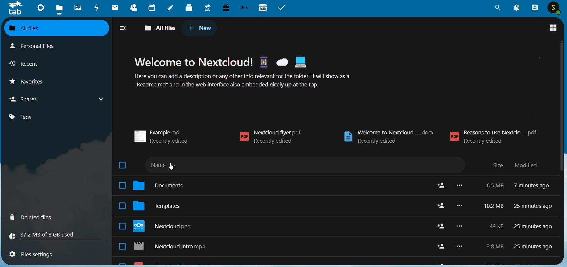 This screenshot has width=567, height=267. I want to click on All Files, so click(159, 27).